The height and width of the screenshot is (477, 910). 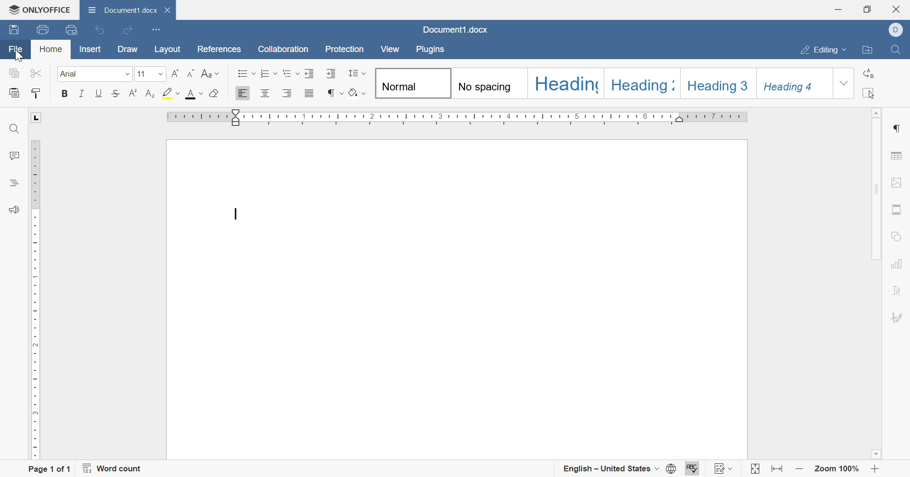 I want to click on set document language, so click(x=673, y=469).